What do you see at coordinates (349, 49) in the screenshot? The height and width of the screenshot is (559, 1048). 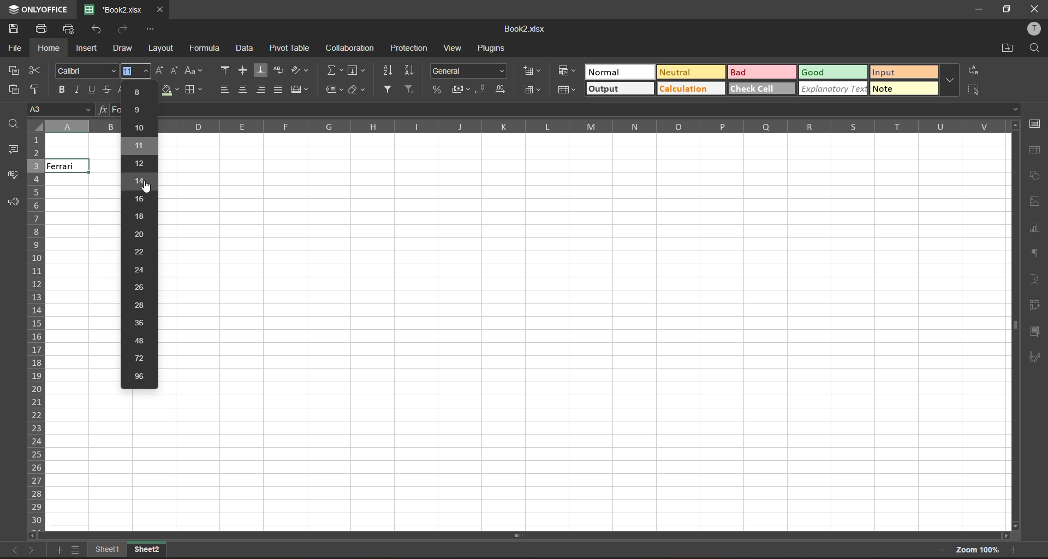 I see `collaboration` at bounding box center [349, 49].